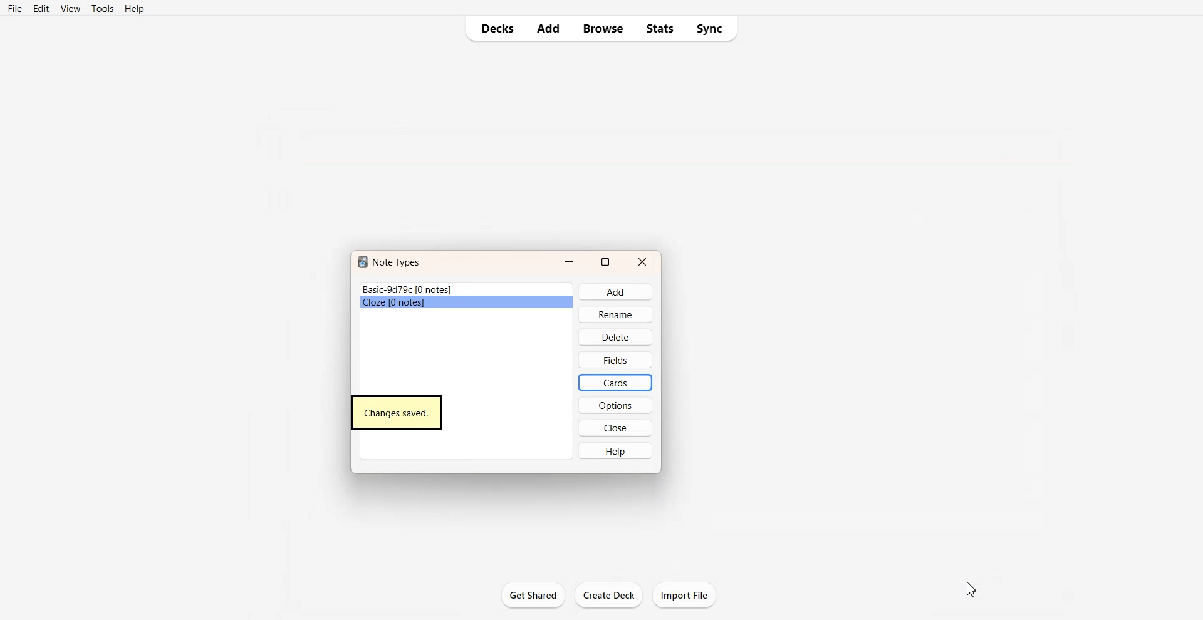 Image resolution: width=1203 pixels, height=620 pixels. I want to click on Browse, so click(602, 29).